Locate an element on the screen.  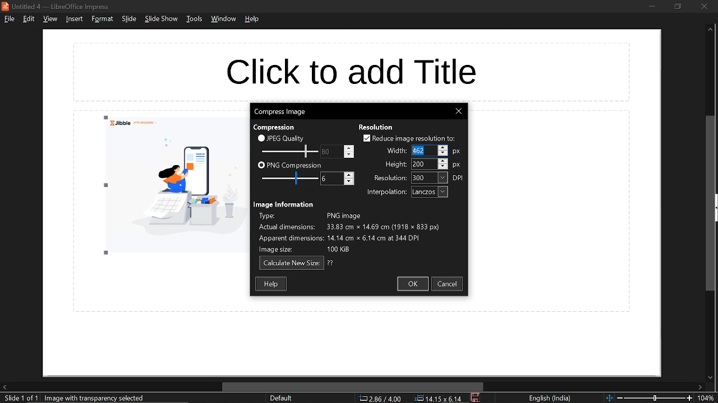
slide style is located at coordinates (281, 398).